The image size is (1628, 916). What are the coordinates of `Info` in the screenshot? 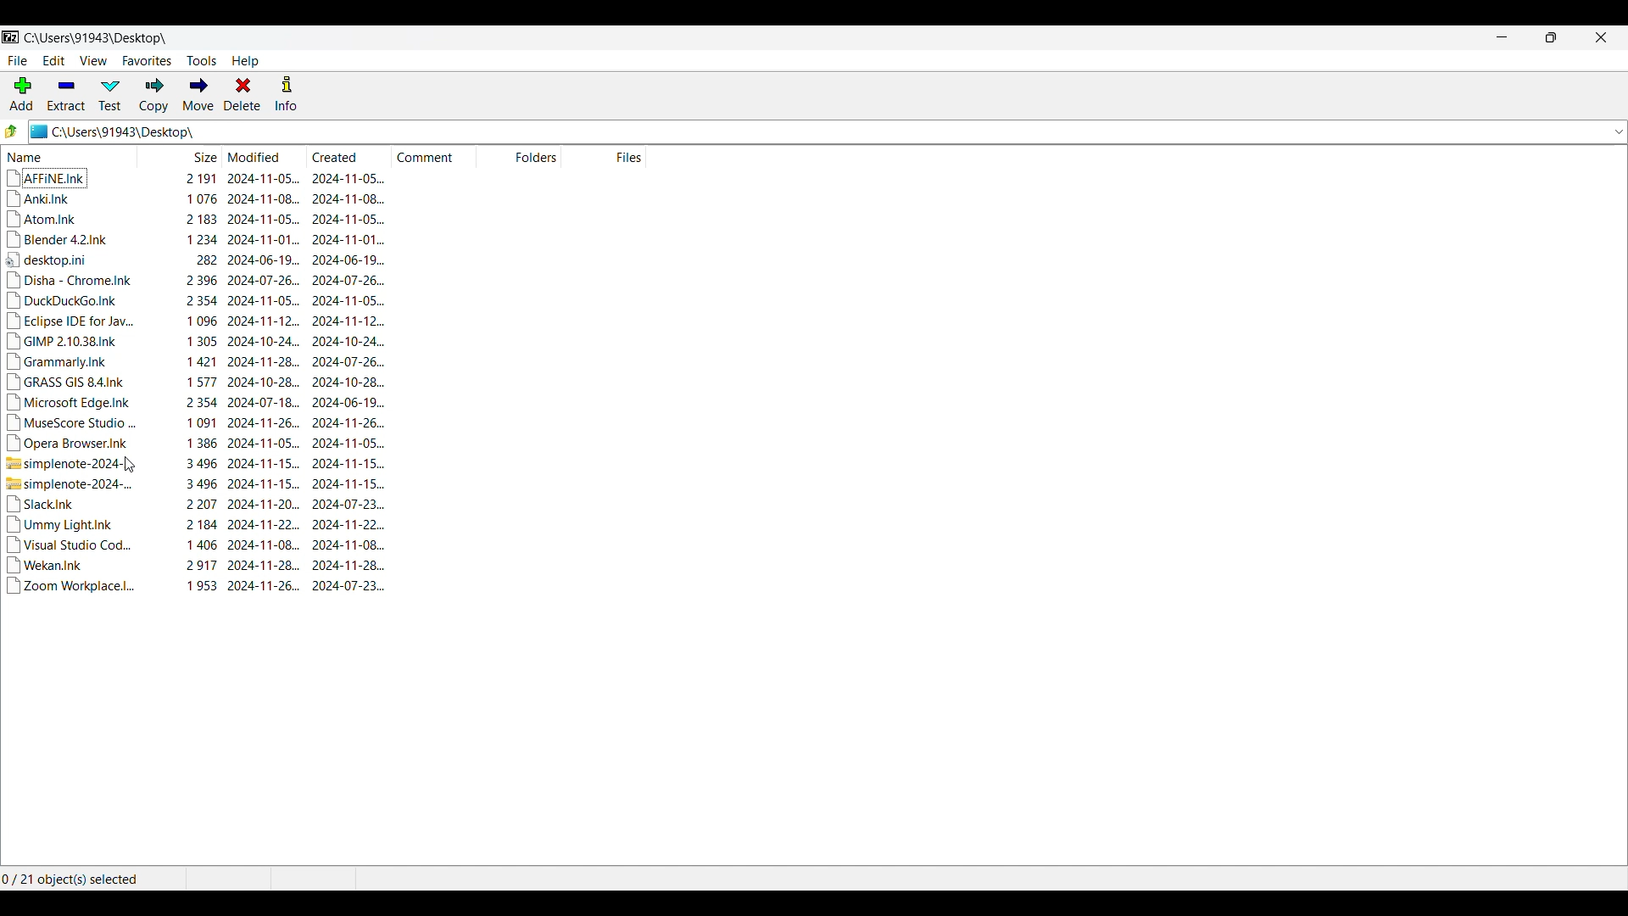 It's located at (286, 93).